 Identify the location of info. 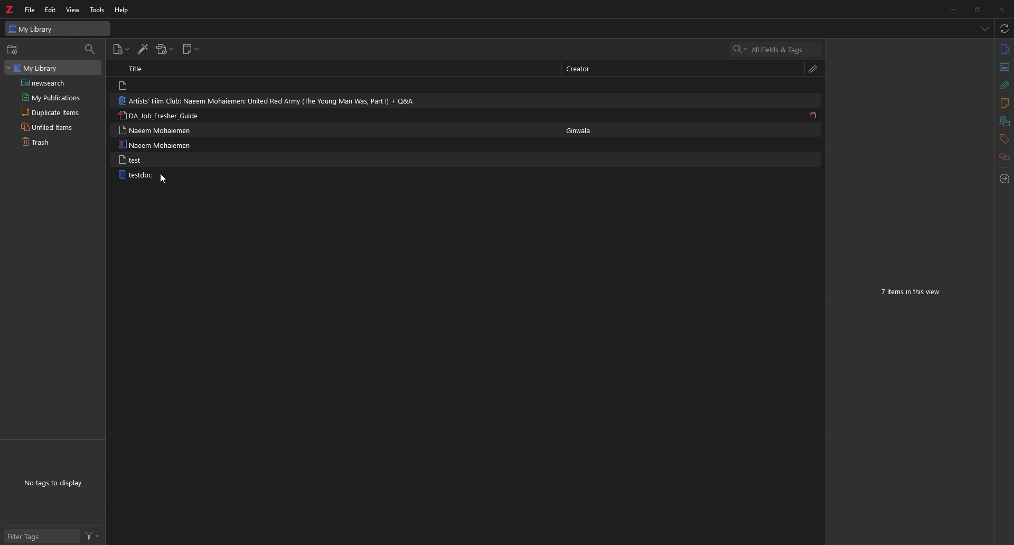
(1002, 50).